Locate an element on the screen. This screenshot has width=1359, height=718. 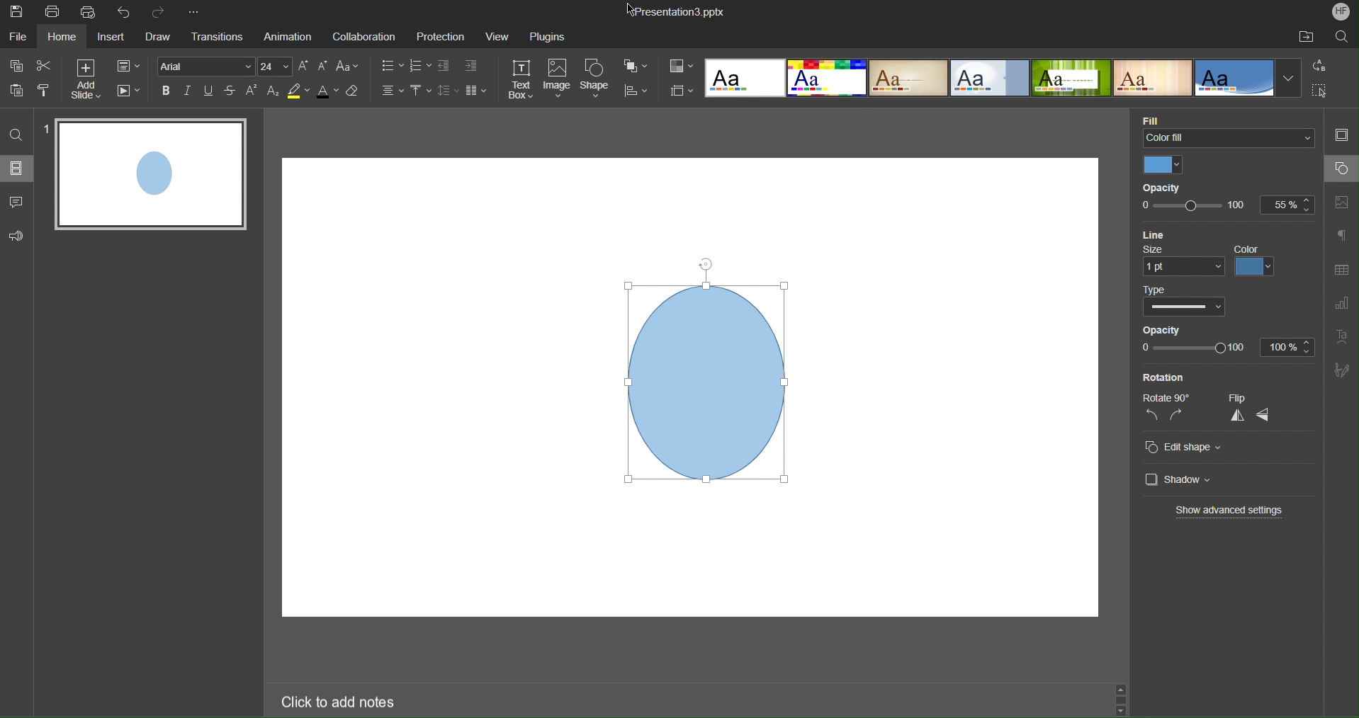
Opacity is located at coordinates (1167, 188).